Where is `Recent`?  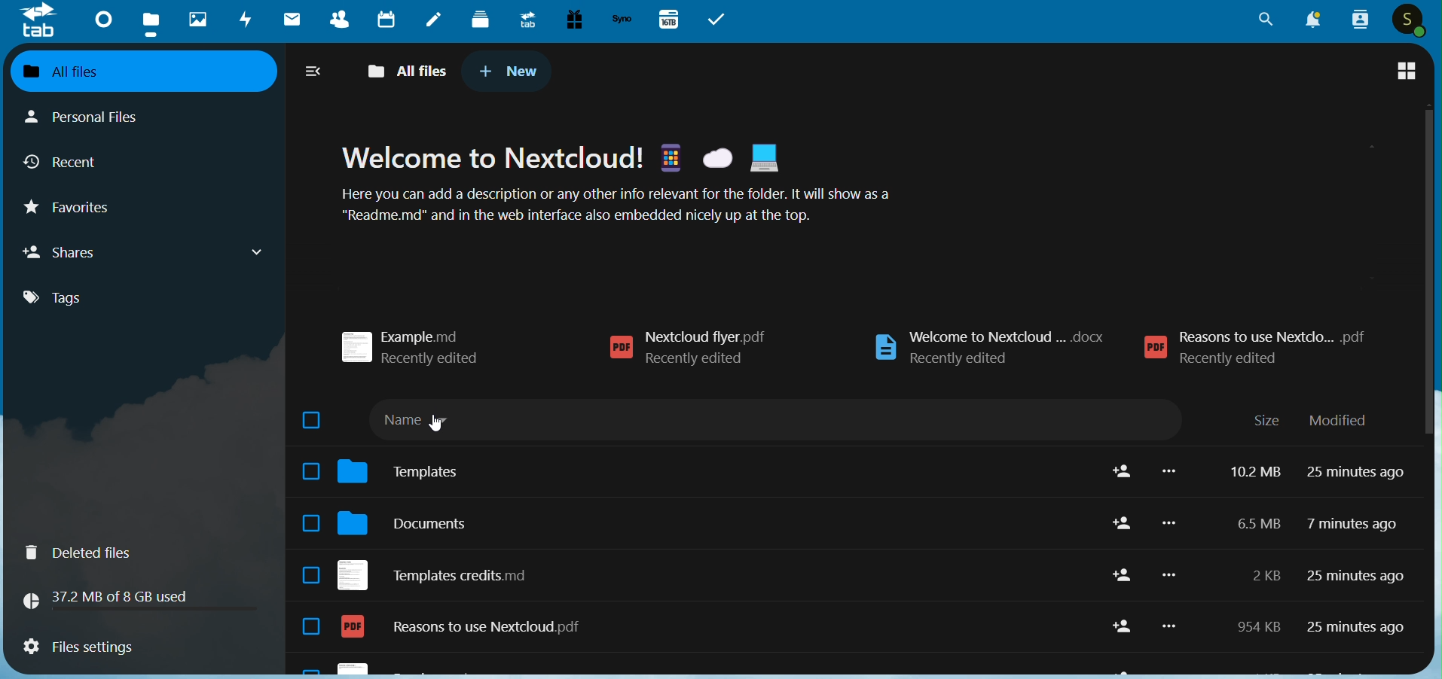
Recent is located at coordinates (115, 163).